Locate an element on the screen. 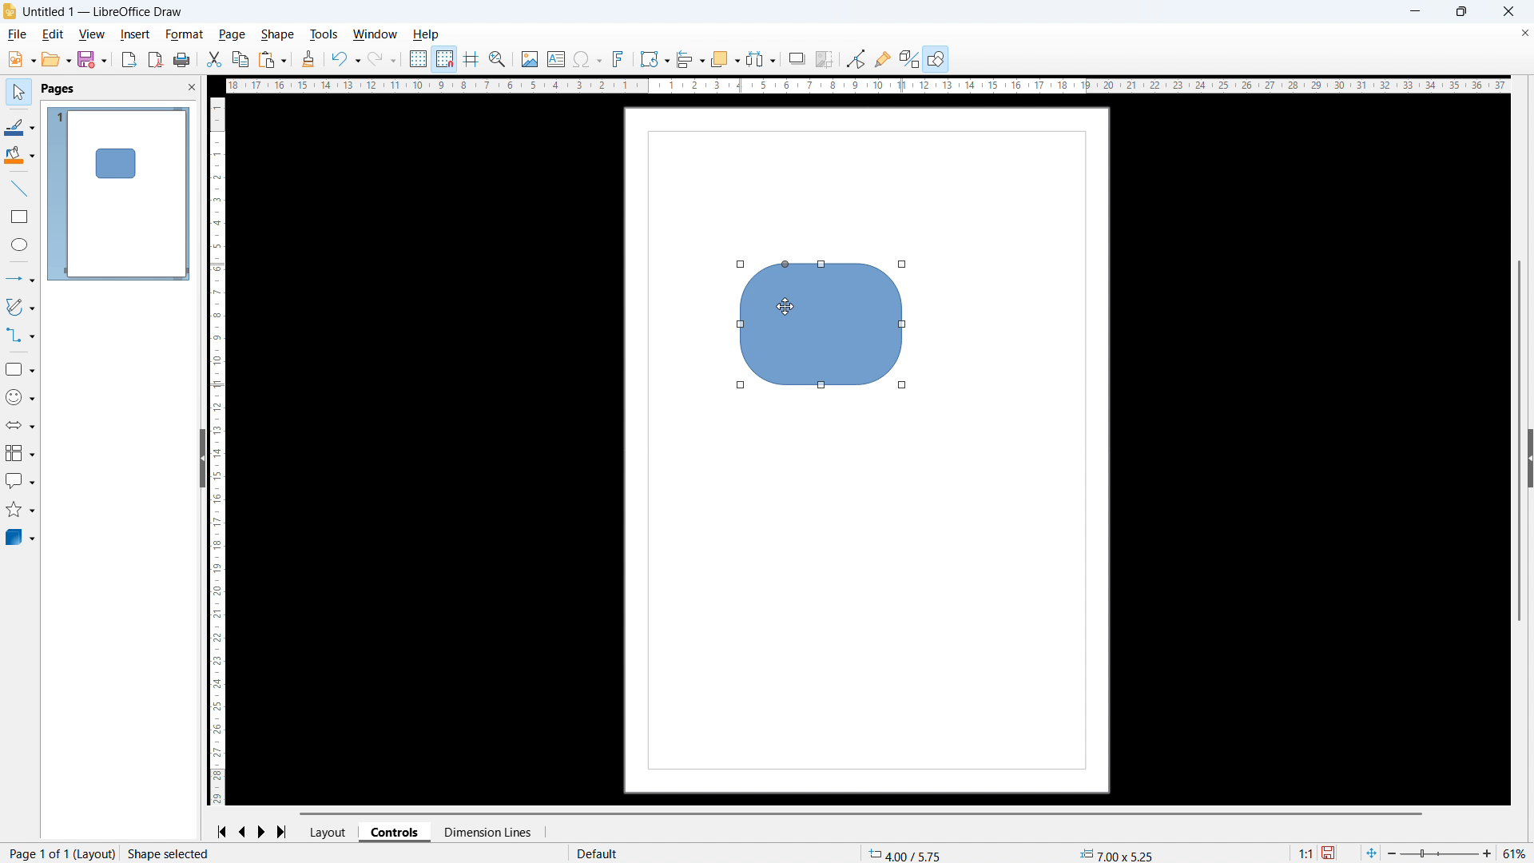 The image size is (1534, 863). Close document  is located at coordinates (1524, 34).